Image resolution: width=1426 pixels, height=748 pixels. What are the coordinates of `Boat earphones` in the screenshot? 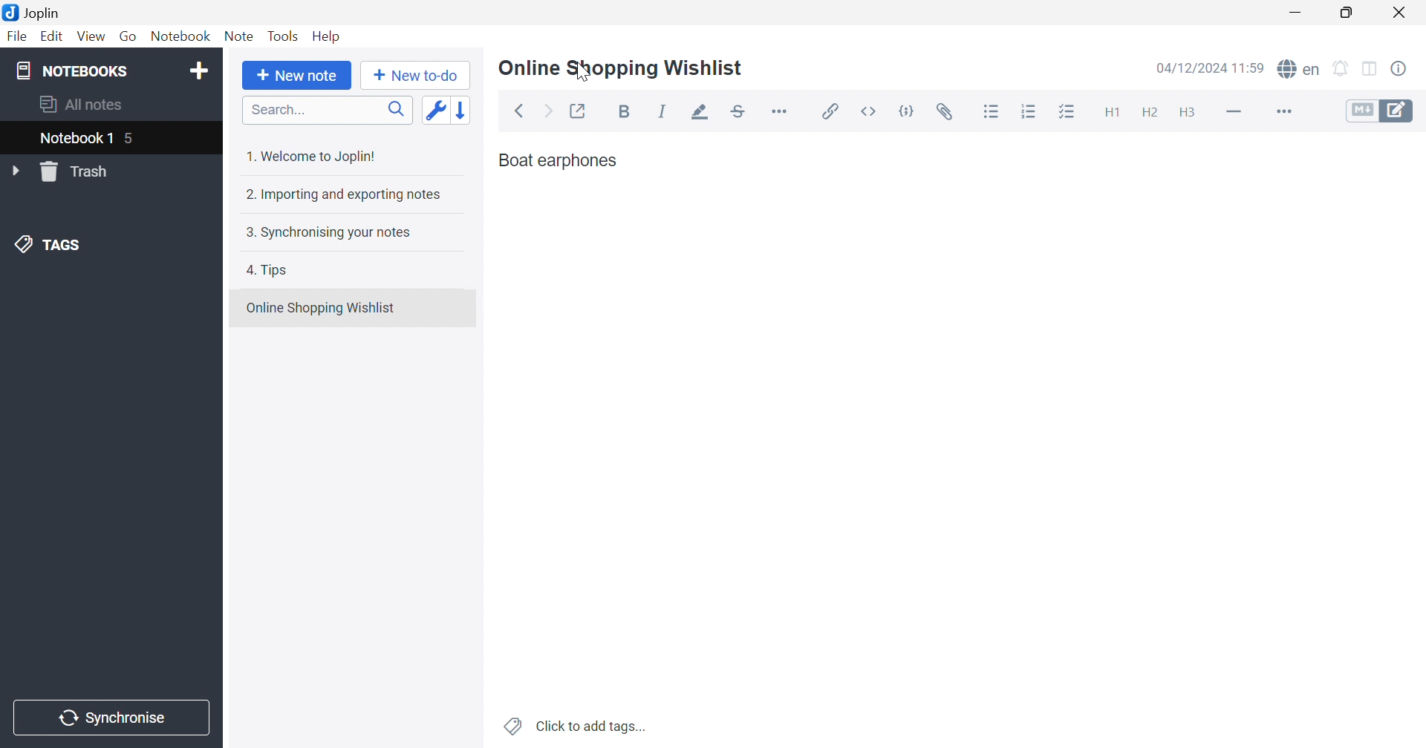 It's located at (558, 160).